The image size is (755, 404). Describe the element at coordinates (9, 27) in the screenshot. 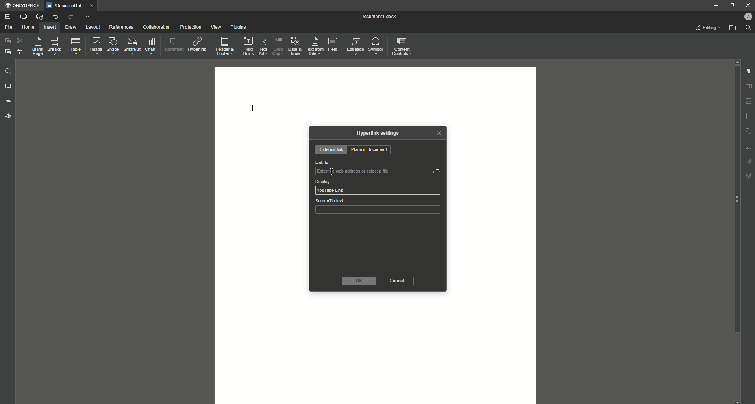

I see `File` at that location.